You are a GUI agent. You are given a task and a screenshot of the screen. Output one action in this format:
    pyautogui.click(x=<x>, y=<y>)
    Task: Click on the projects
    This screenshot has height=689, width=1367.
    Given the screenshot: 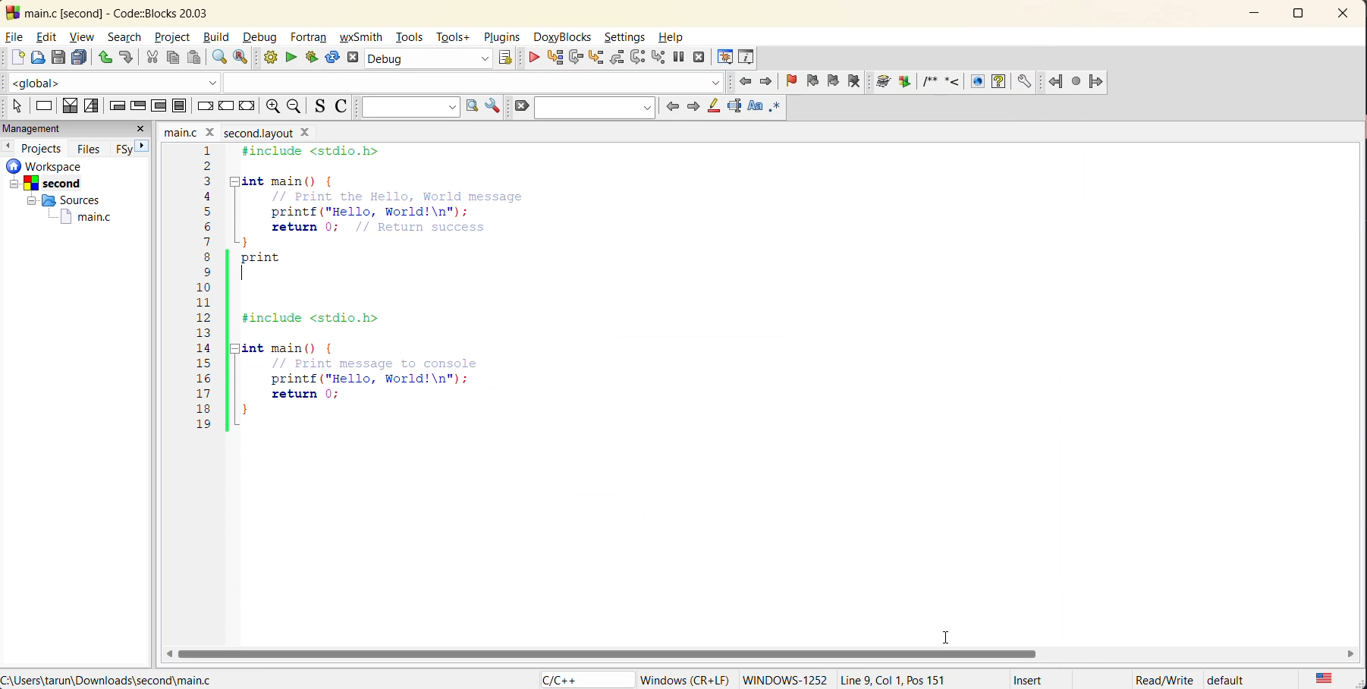 What is the action you would take?
    pyautogui.click(x=46, y=146)
    